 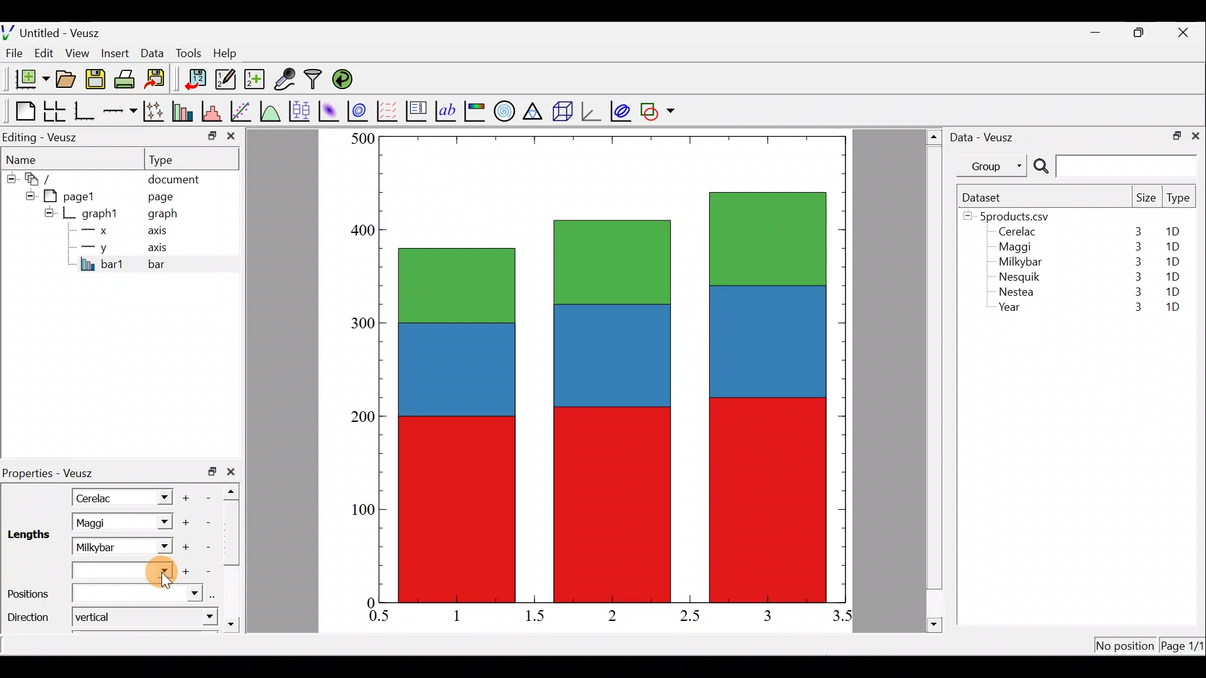 I want to click on Reload linked datasets, so click(x=345, y=78).